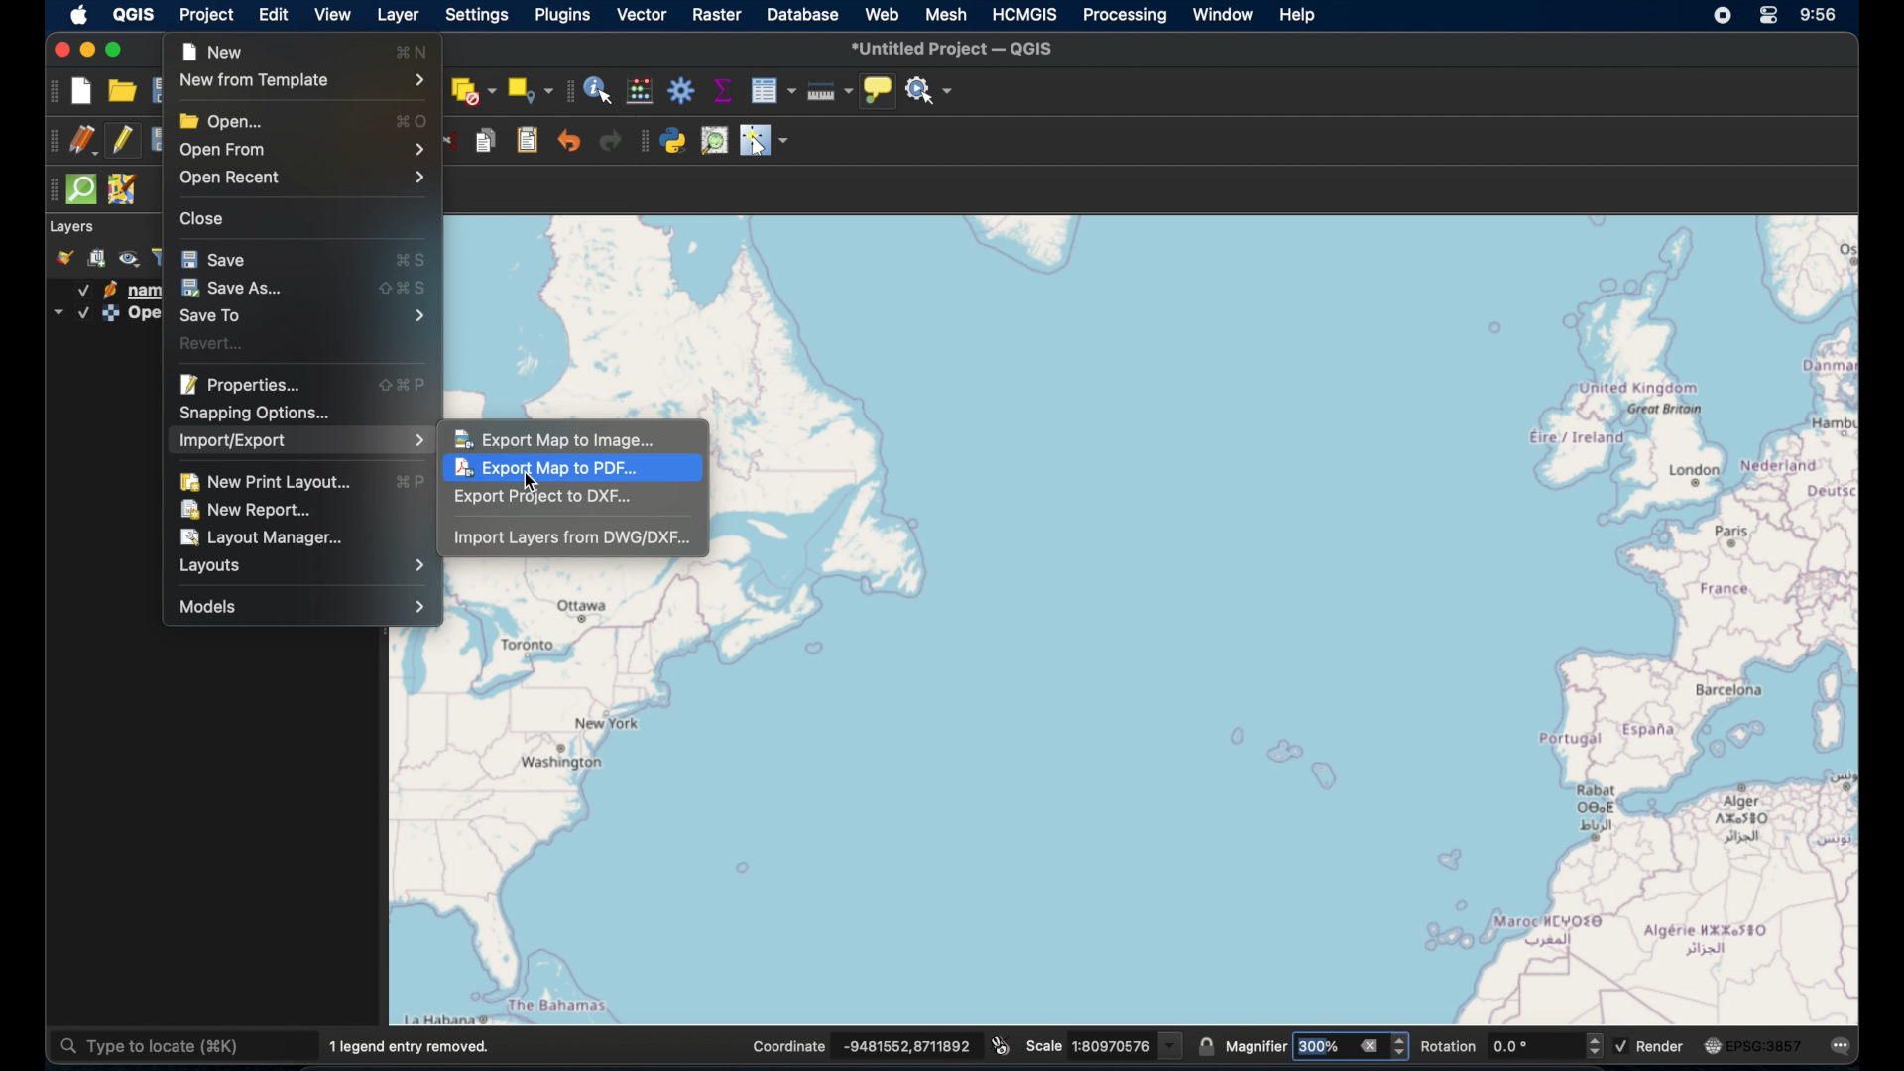 The image size is (1904, 1071). What do you see at coordinates (639, 91) in the screenshot?
I see `open field calculator` at bounding box center [639, 91].